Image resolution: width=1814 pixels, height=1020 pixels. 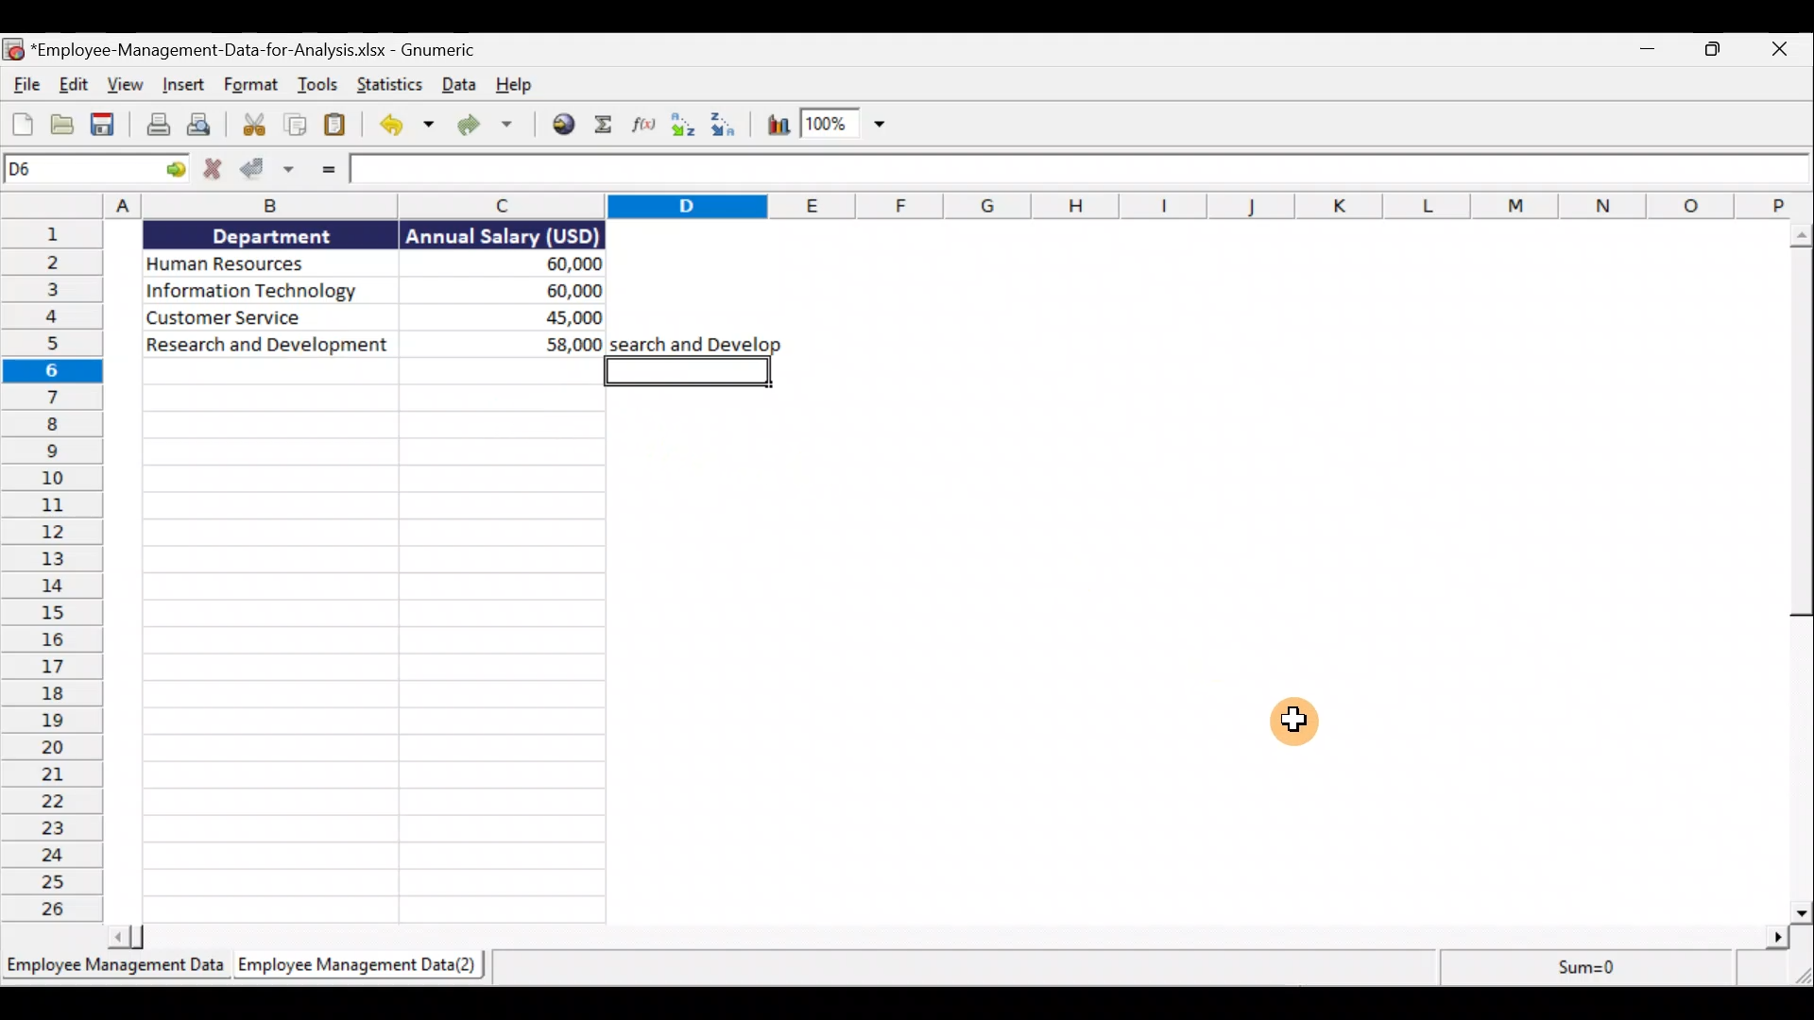 I want to click on Insert chart, so click(x=779, y=127).